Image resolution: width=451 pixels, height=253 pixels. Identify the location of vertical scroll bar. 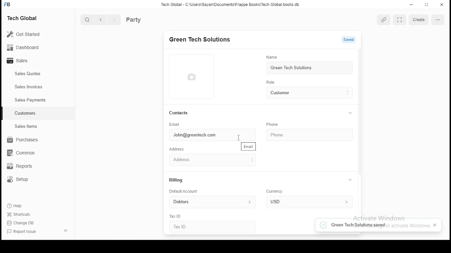
(359, 112).